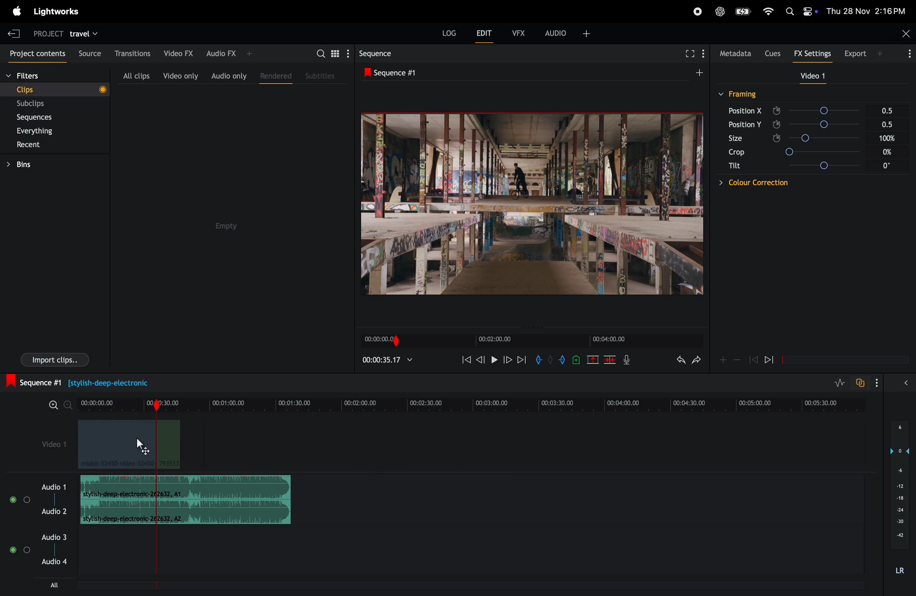 This screenshot has width=916, height=596. What do you see at coordinates (737, 360) in the screenshot?
I see `remove key frame ` at bounding box center [737, 360].